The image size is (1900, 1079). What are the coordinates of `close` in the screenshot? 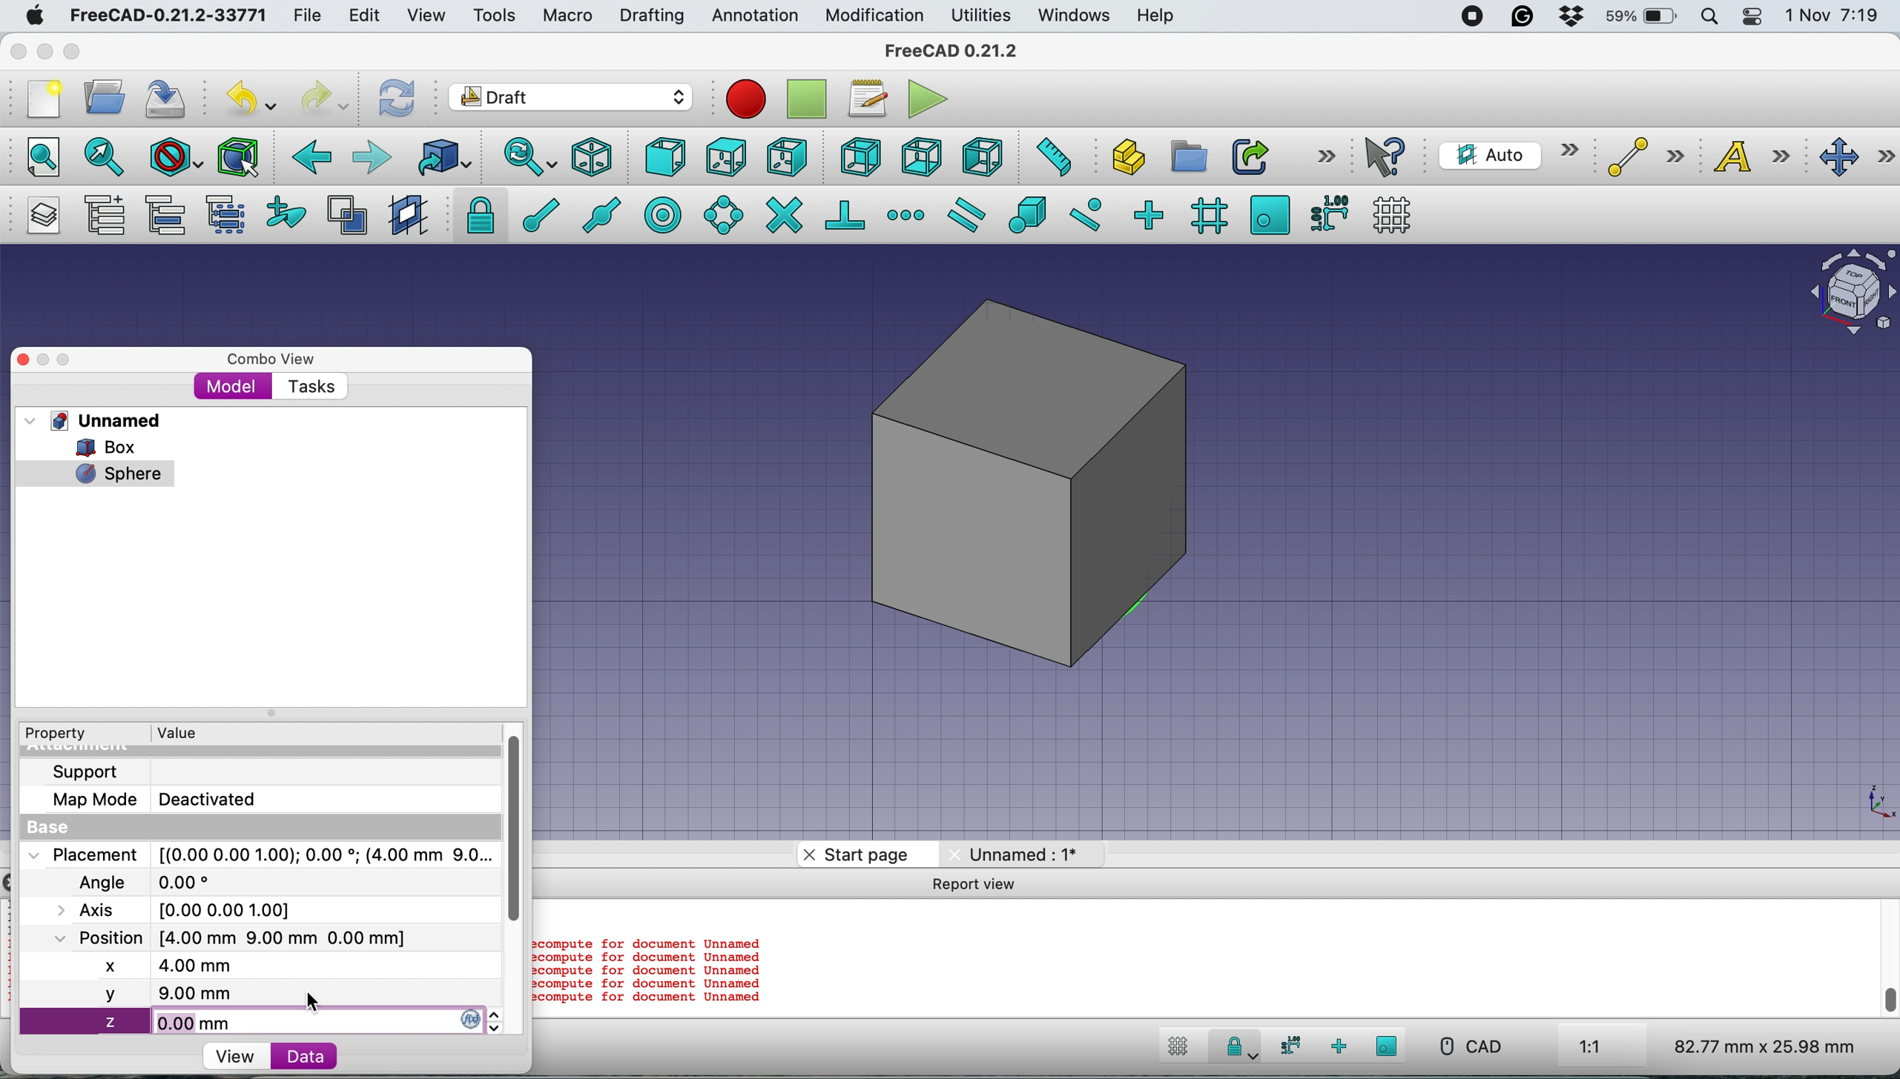 It's located at (19, 47).